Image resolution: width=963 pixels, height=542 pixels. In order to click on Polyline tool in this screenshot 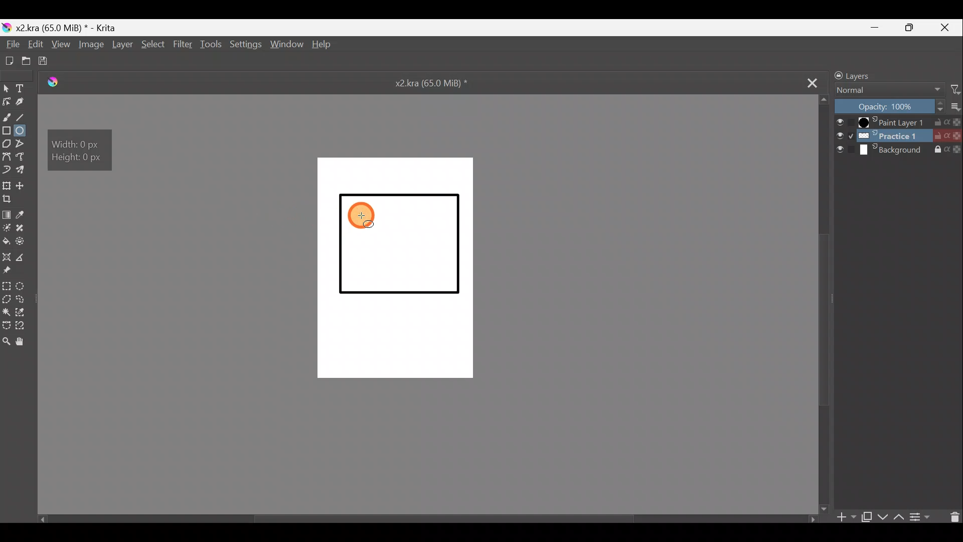, I will do `click(24, 145)`.